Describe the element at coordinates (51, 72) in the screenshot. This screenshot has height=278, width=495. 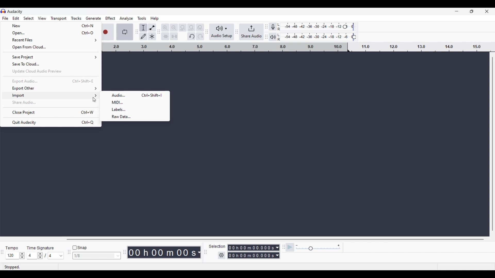
I see `Update cloud audio preview` at that location.